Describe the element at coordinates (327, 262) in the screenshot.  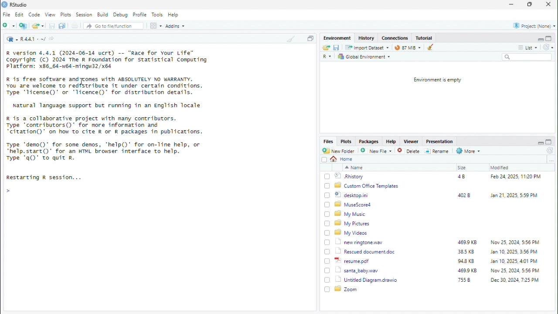
I see `Checkbox` at that location.